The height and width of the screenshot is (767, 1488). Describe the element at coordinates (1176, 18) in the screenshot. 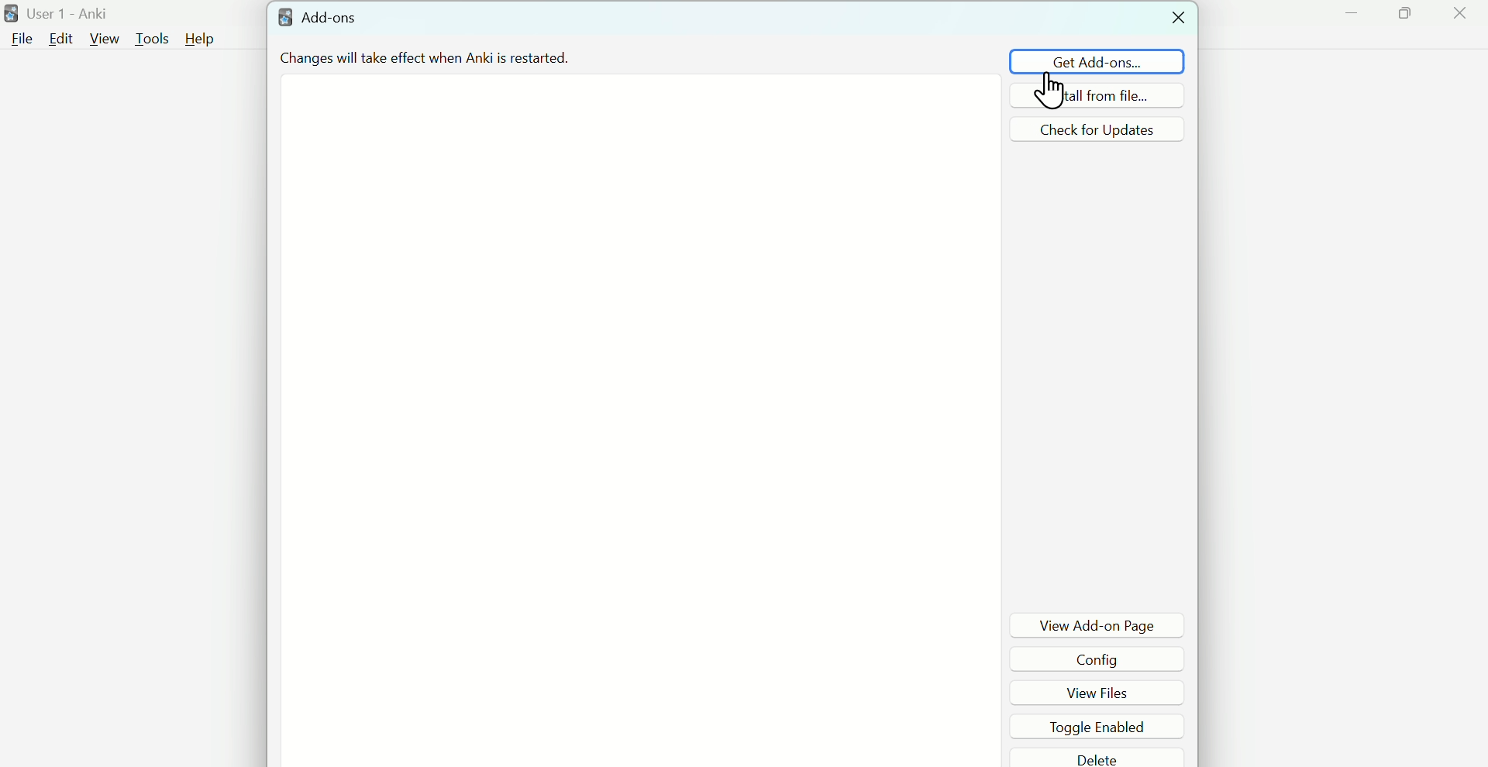

I see `close ` at that location.